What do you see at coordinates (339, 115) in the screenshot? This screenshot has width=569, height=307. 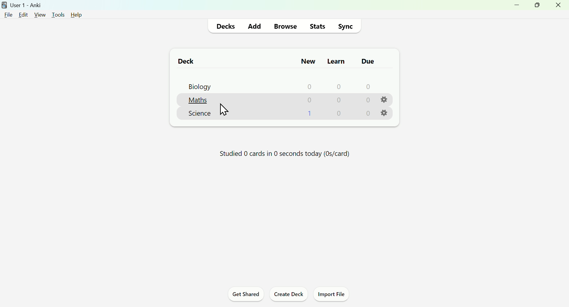 I see `0` at bounding box center [339, 115].